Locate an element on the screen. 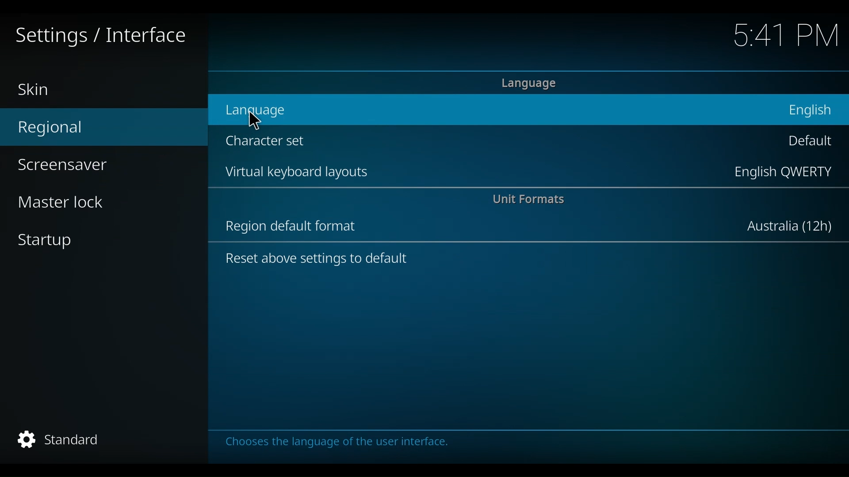  time is located at coordinates (788, 37).